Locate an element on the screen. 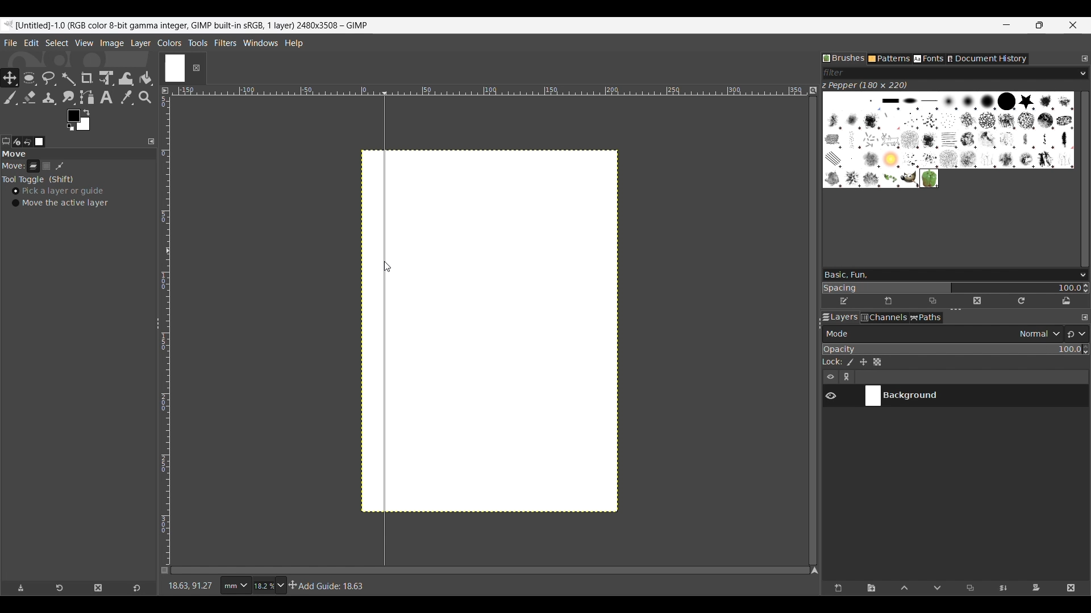 The width and height of the screenshot is (1091, 613). Merge layer with first visible layer below it is located at coordinates (1002, 589).